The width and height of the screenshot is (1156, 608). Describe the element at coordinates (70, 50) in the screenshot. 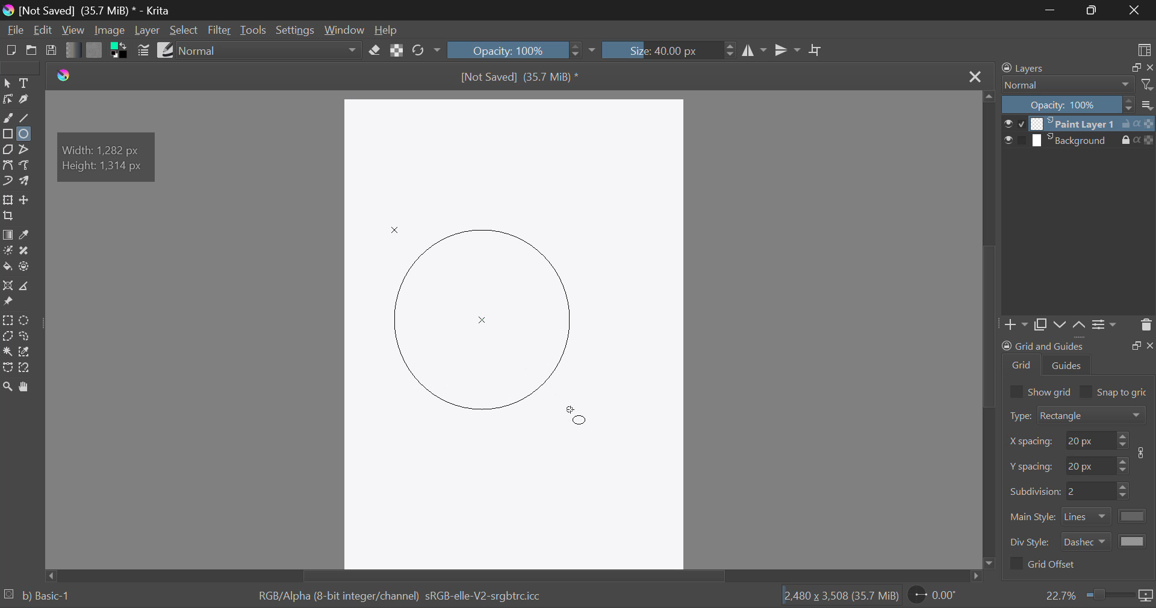

I see `Gradient` at that location.